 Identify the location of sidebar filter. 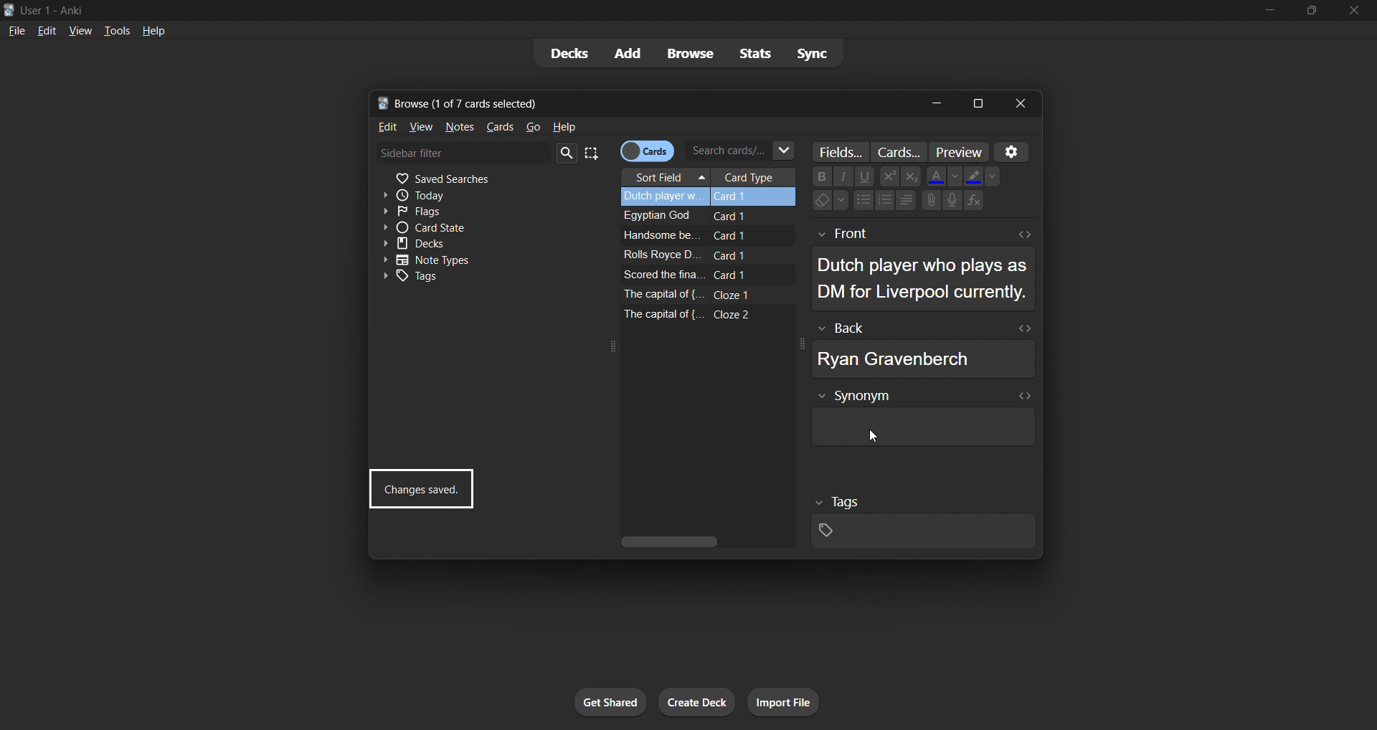
(476, 155).